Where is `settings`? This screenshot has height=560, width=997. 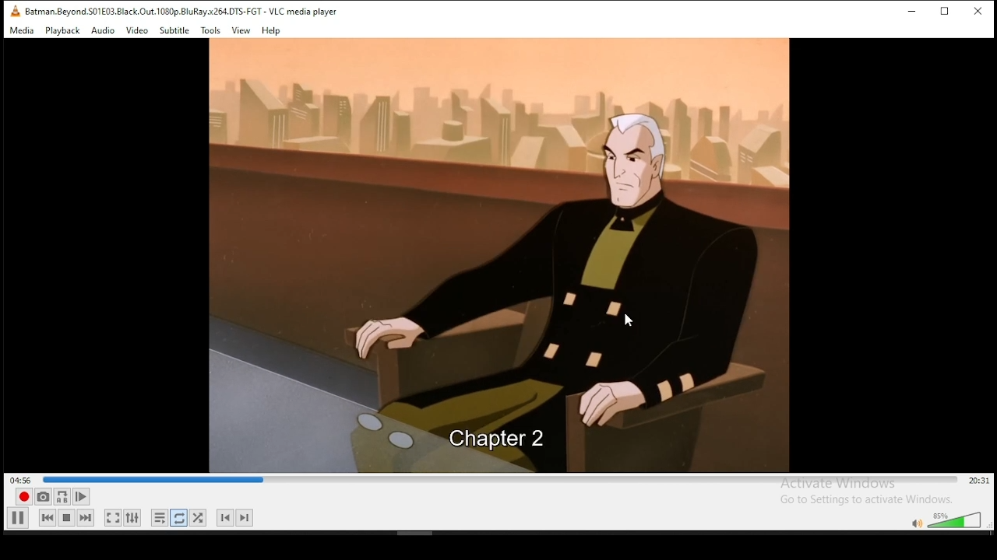
settings is located at coordinates (136, 517).